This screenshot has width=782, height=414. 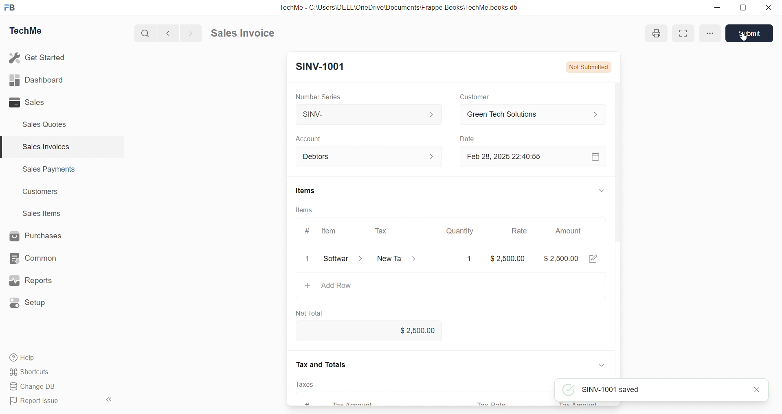 I want to click on Net Total, so click(x=308, y=313).